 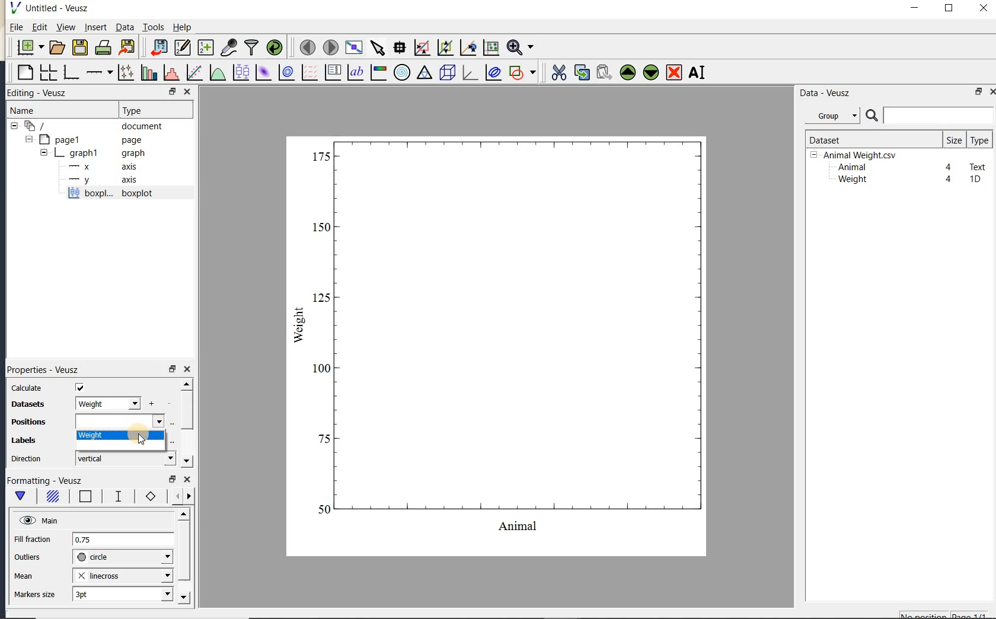 I want to click on input field, so click(x=120, y=422).